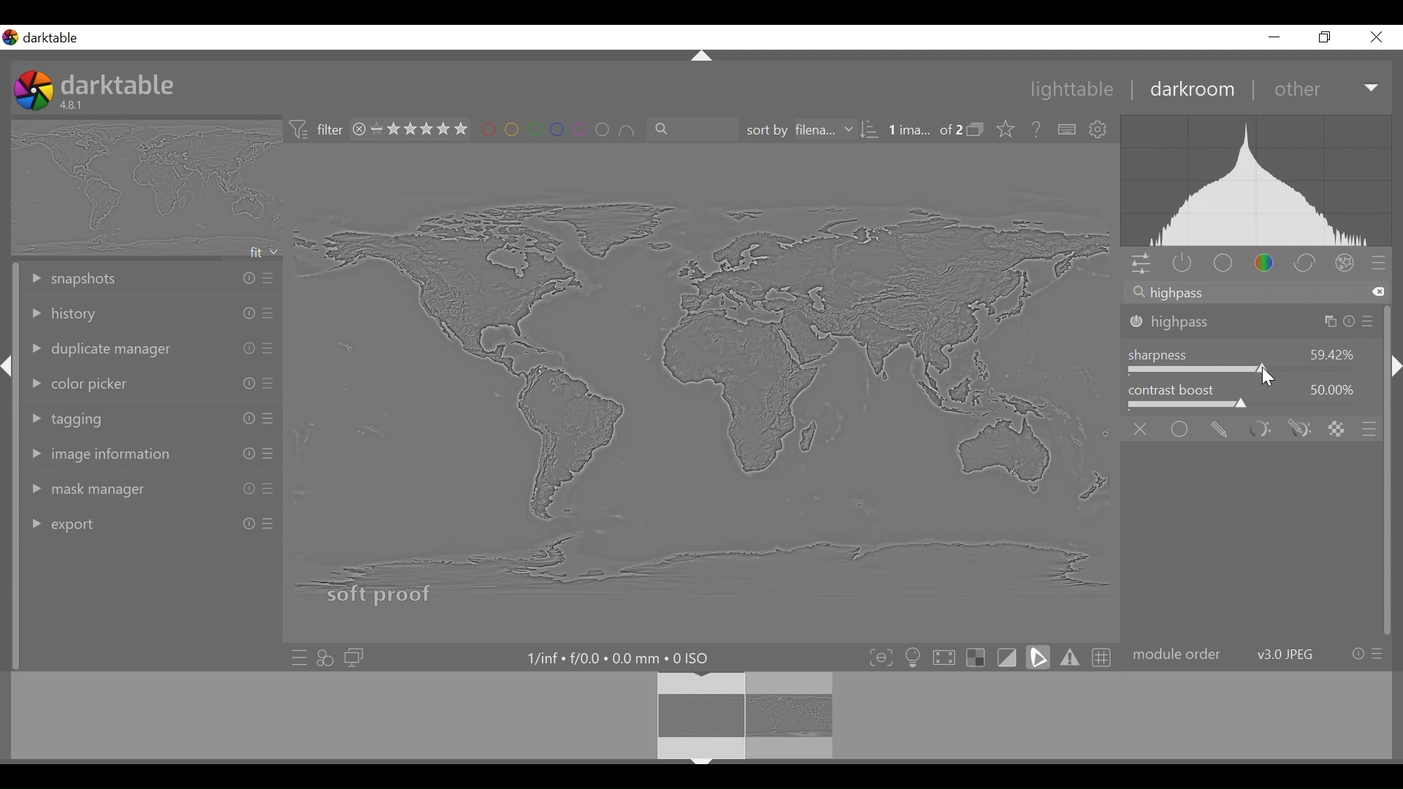 The width and height of the screenshot is (1403, 789). I want to click on display a second darkroom image window, so click(357, 657).